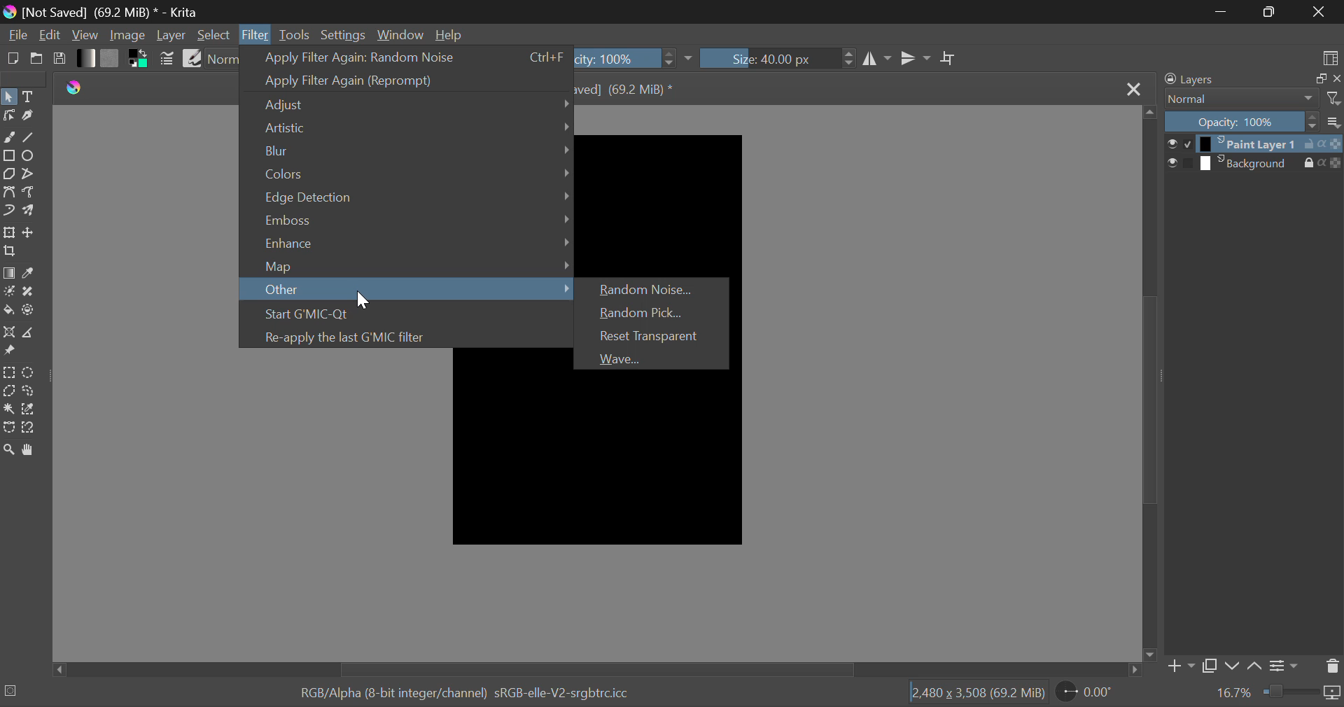 This screenshot has height=707, width=1344. I want to click on Polygons, so click(9, 175).